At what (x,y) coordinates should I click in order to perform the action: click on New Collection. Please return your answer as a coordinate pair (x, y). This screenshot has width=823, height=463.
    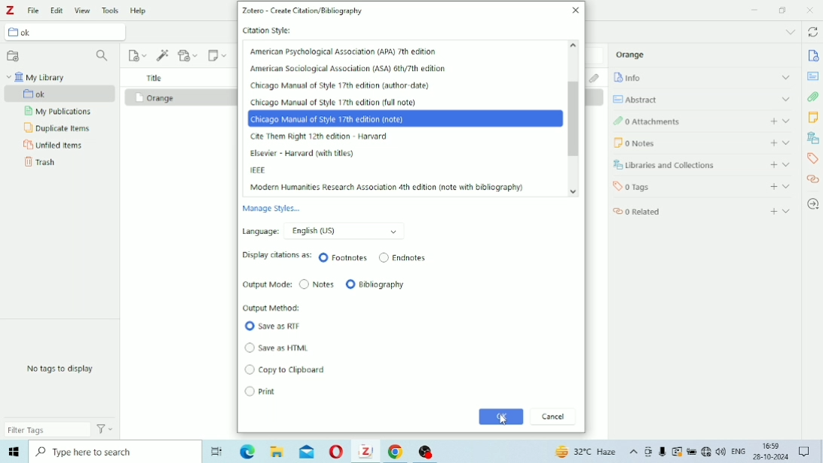
    Looking at the image, I should click on (14, 57).